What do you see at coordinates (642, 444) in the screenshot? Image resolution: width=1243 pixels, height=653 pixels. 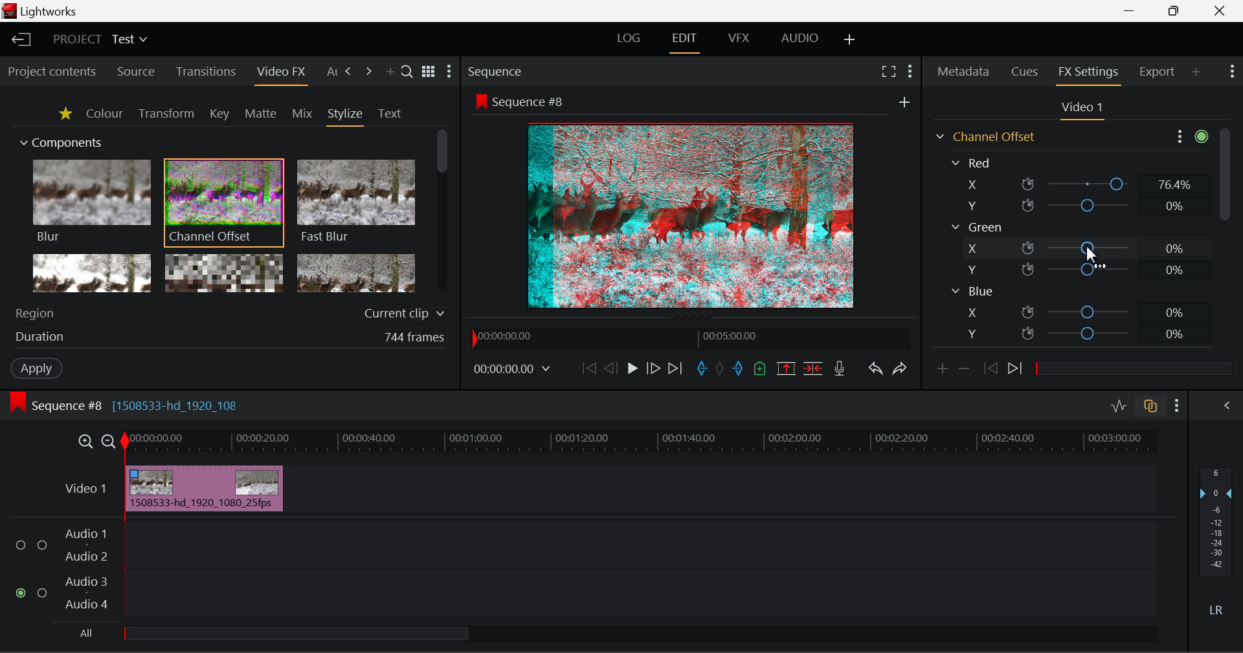 I see `Project Timeline Track` at bounding box center [642, 444].